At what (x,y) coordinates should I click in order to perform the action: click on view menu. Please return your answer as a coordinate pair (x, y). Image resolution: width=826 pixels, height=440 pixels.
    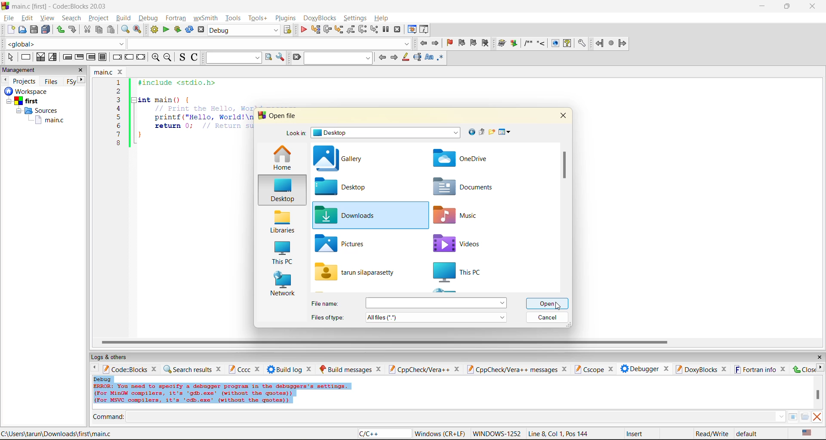
    Looking at the image, I should click on (506, 132).